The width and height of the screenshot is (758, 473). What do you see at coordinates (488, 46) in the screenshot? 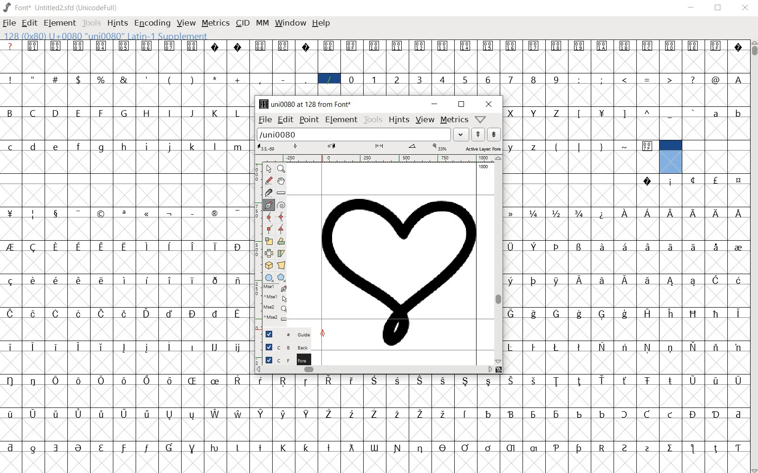
I see `glyph` at bounding box center [488, 46].